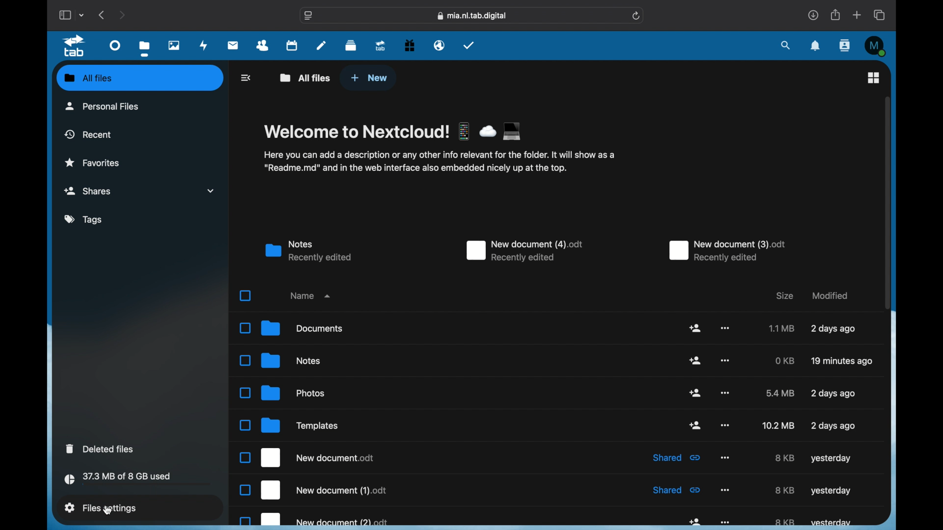  What do you see at coordinates (831, 491) in the screenshot?
I see `yesterday` at bounding box center [831, 491].